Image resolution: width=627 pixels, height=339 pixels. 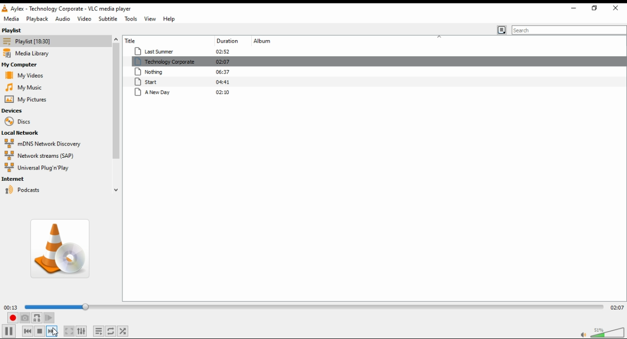 I want to click on close window, so click(x=616, y=8).